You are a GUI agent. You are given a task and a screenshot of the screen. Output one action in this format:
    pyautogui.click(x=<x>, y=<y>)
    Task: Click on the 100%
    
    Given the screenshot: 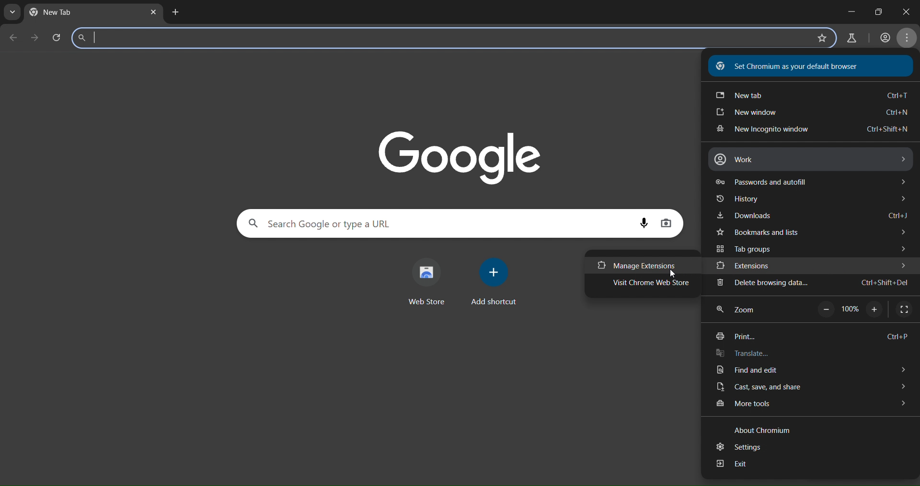 What is the action you would take?
    pyautogui.click(x=850, y=309)
    